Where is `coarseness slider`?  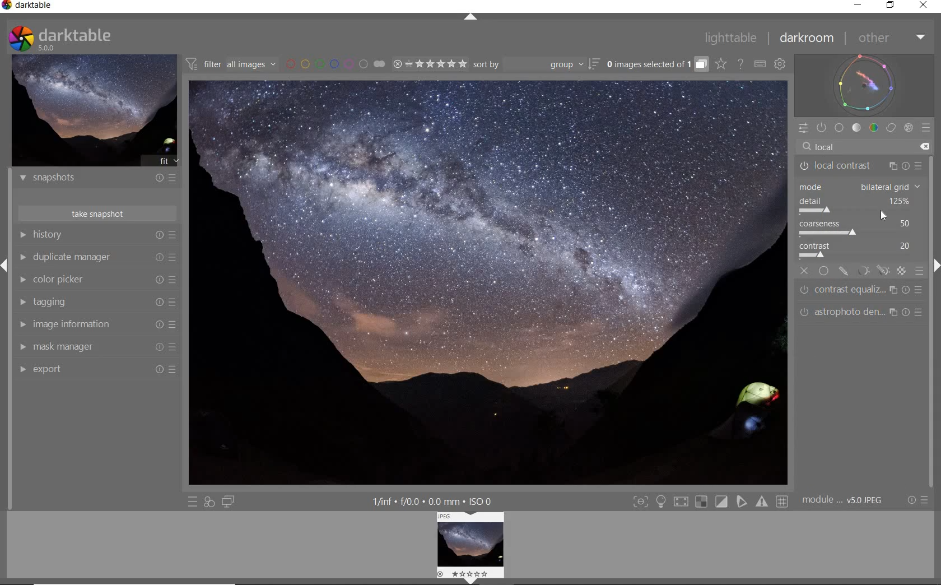 coarseness slider is located at coordinates (832, 233).